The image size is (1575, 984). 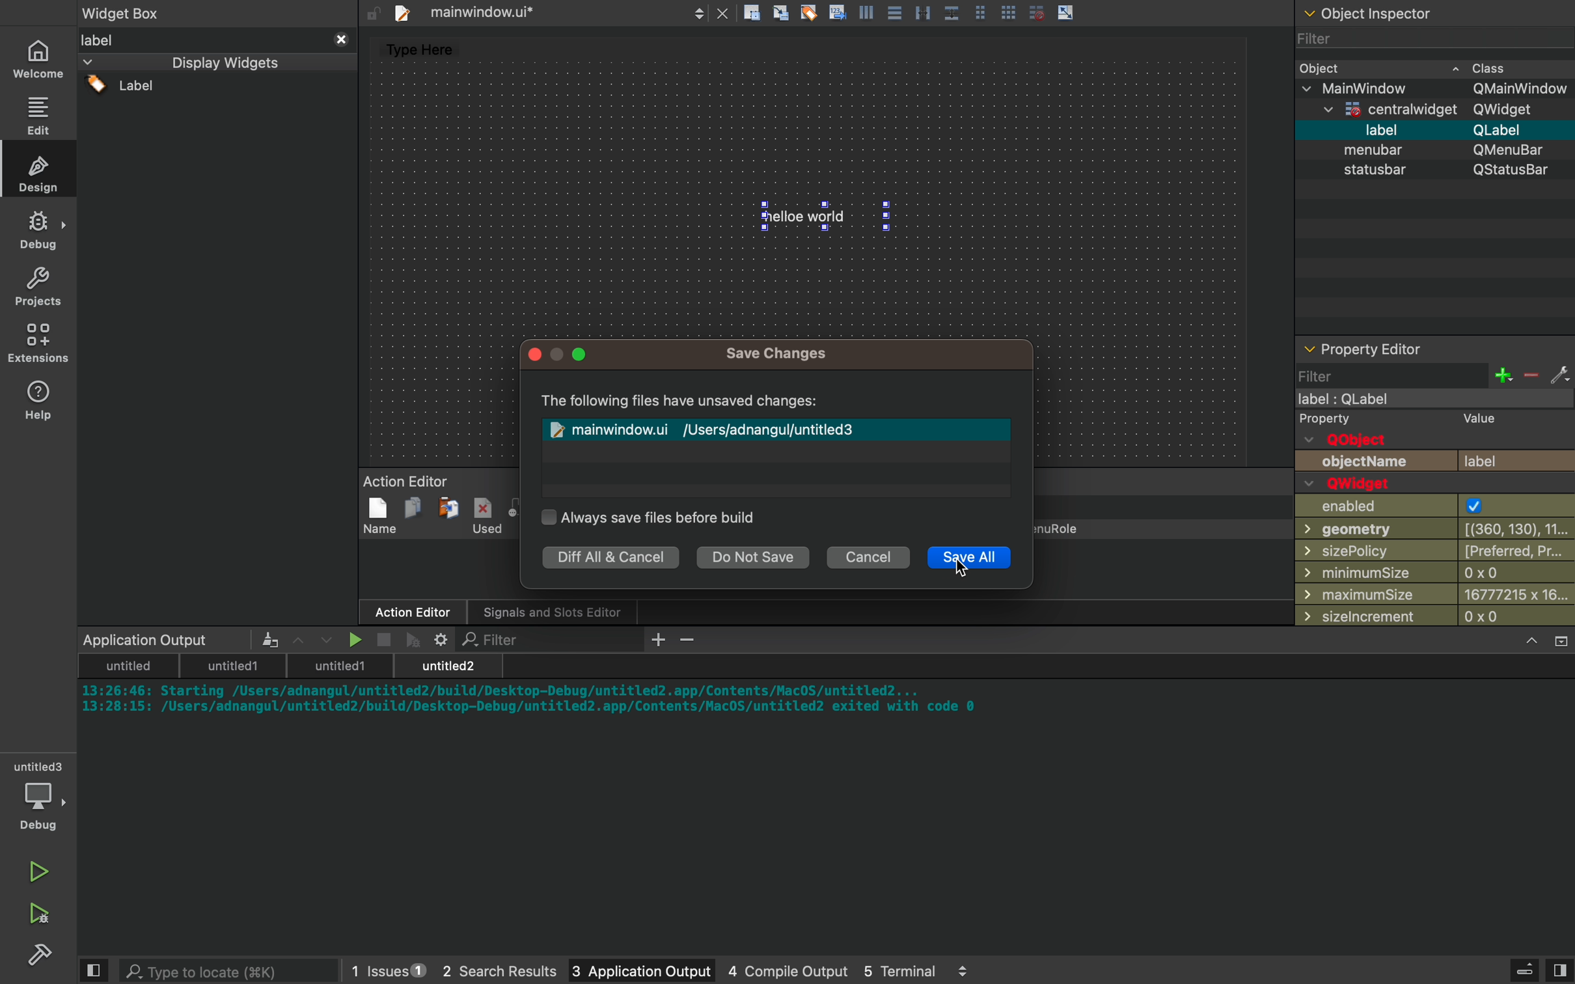 I want to click on 1 issues, so click(x=380, y=968).